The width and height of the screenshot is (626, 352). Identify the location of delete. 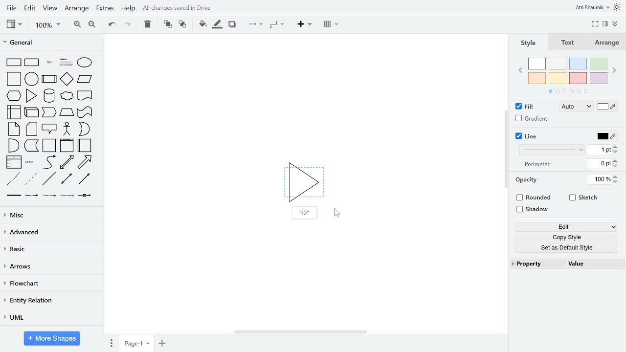
(148, 24).